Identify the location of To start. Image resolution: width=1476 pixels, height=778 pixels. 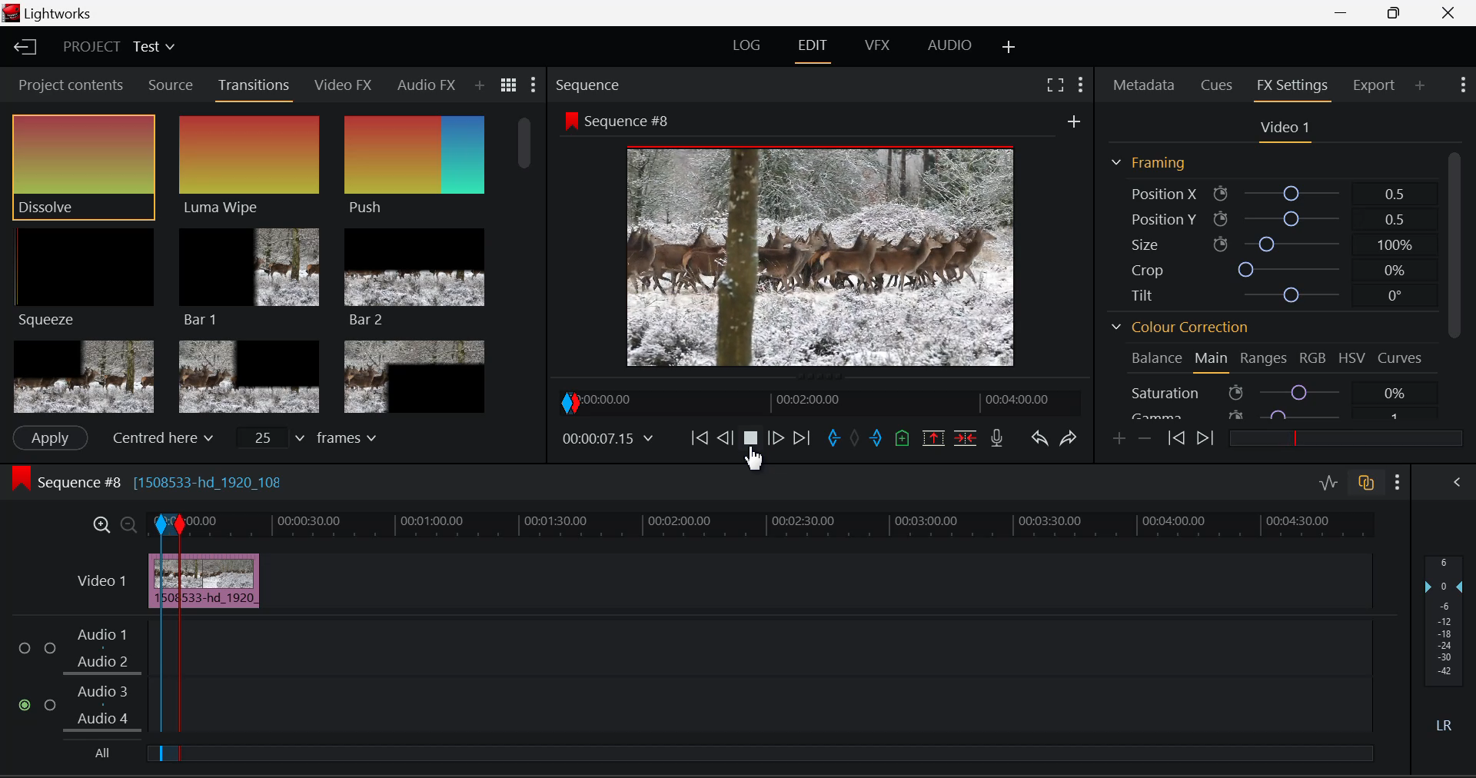
(700, 440).